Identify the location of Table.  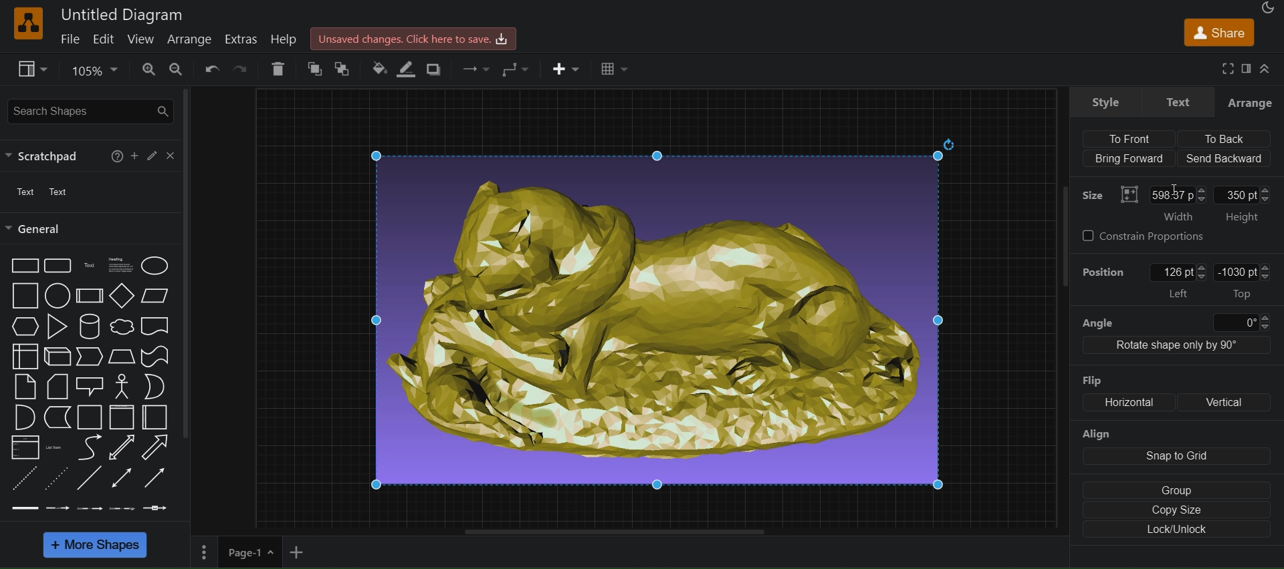
(613, 70).